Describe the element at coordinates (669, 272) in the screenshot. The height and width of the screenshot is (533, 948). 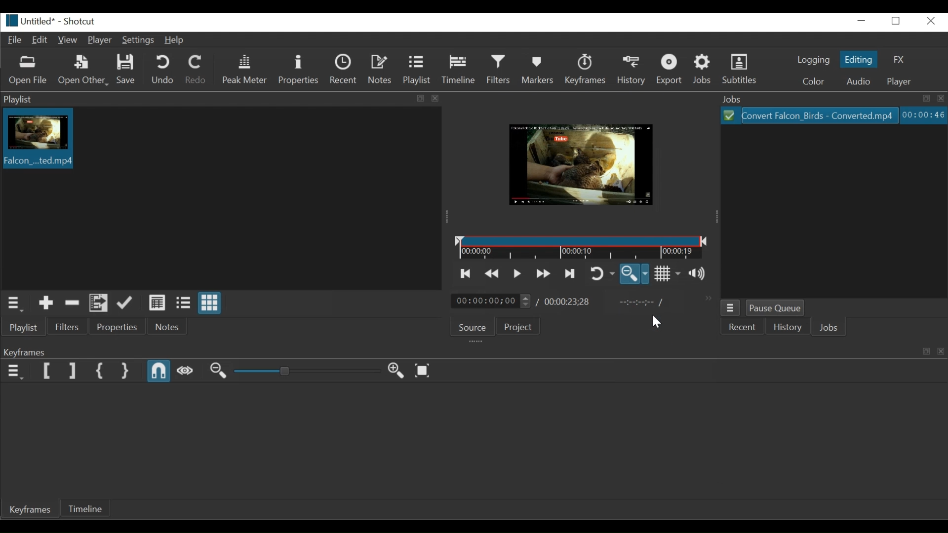
I see `Toggle grid display on the player` at that location.